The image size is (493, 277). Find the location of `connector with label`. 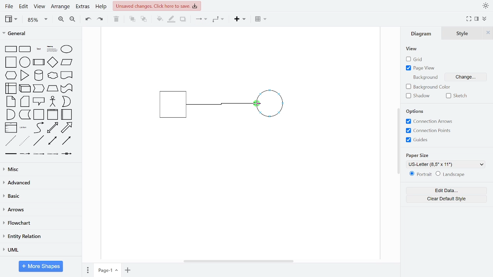

connector with label is located at coordinates (25, 154).